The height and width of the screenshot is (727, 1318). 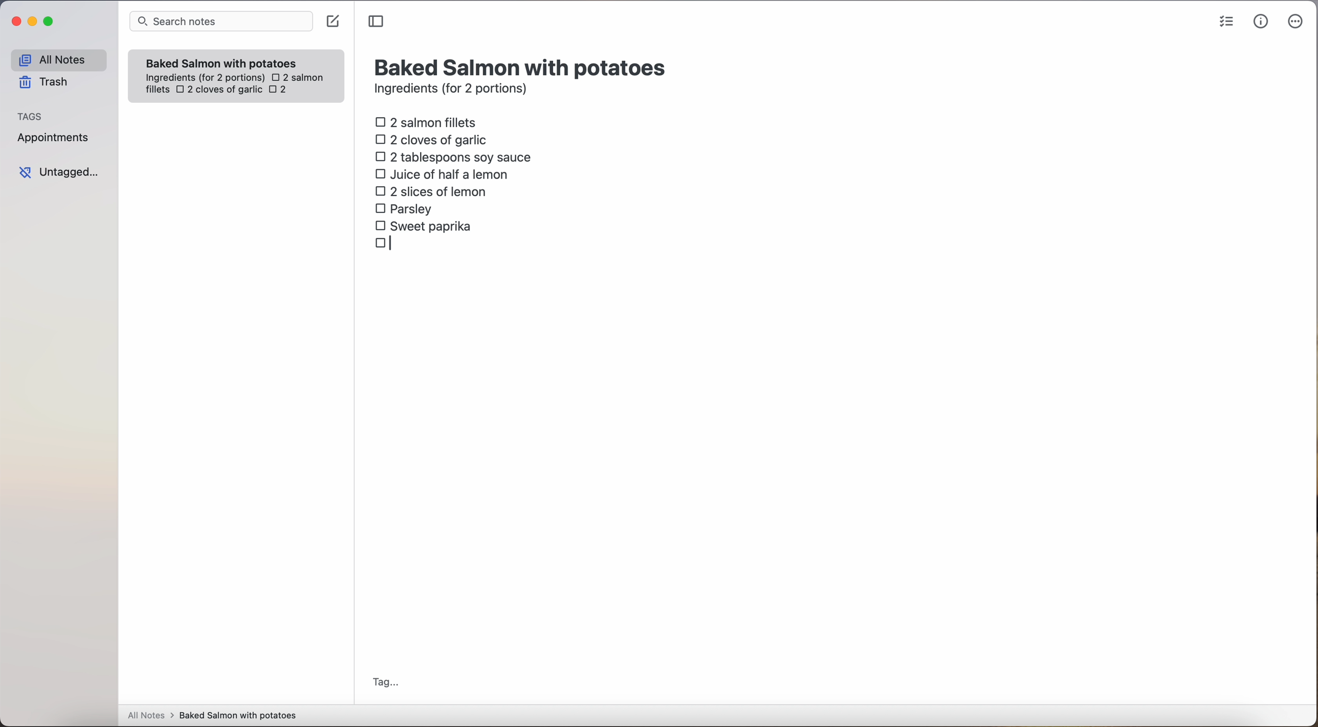 I want to click on sweet paprika, so click(x=425, y=227).